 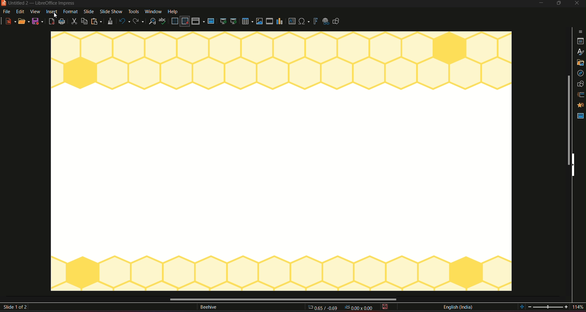 What do you see at coordinates (62, 21) in the screenshot?
I see `print` at bounding box center [62, 21].